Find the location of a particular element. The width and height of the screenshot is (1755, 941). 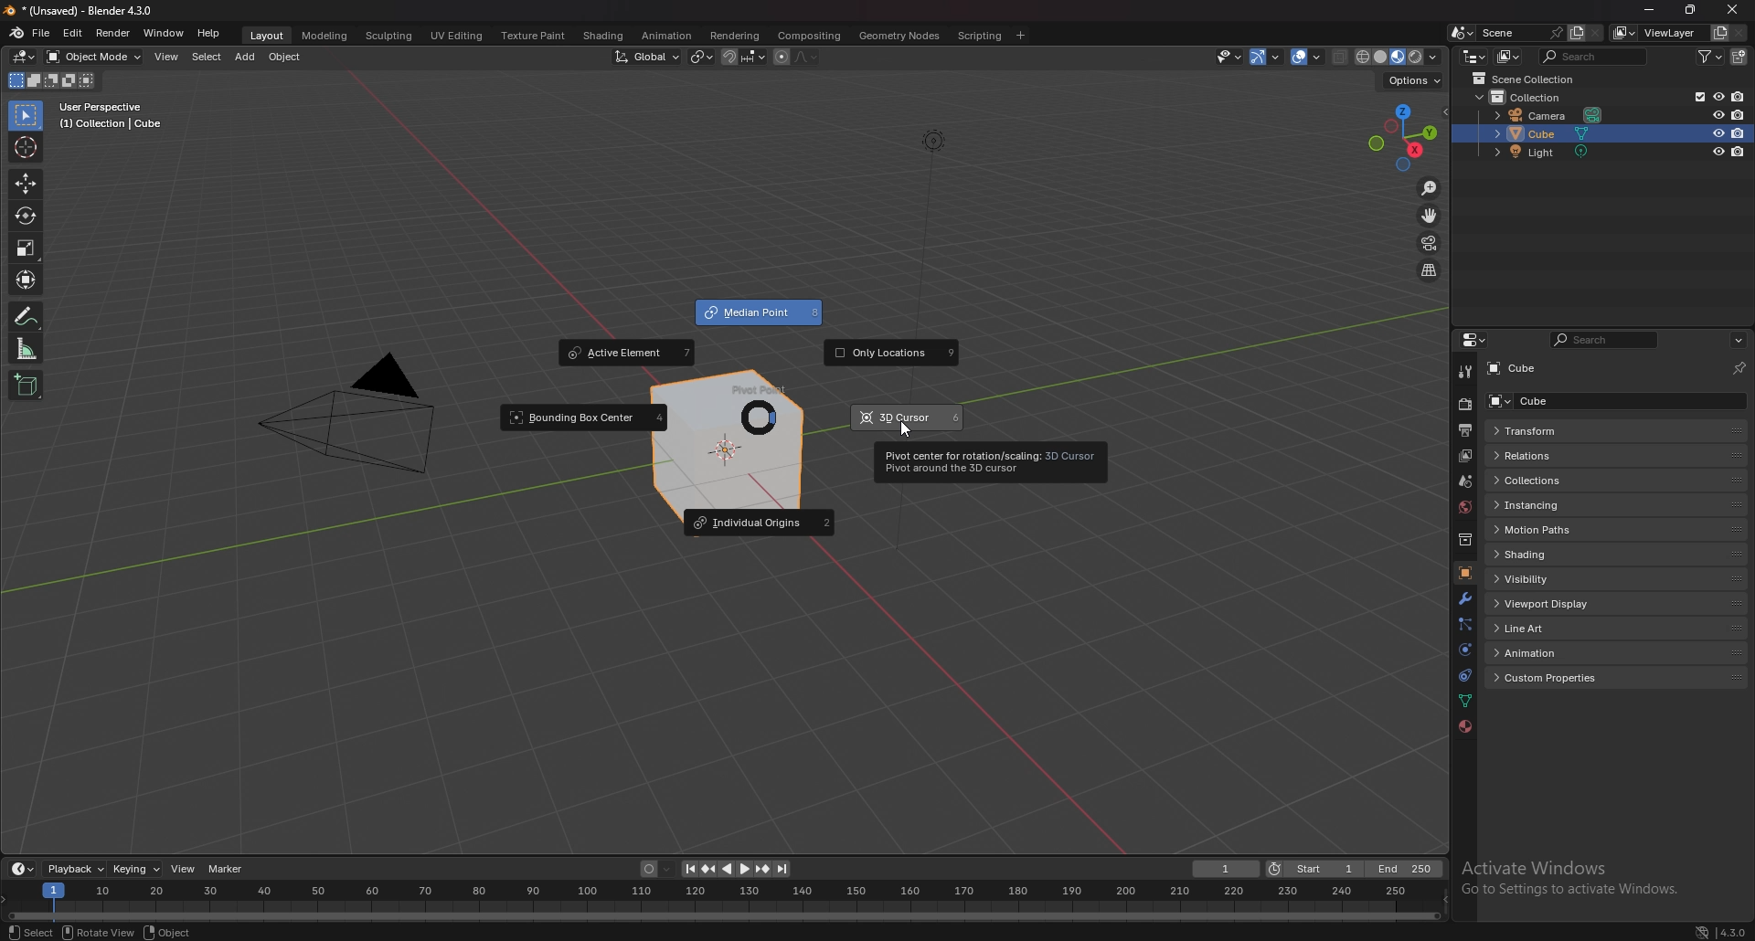

camera is located at coordinates (1546, 115).